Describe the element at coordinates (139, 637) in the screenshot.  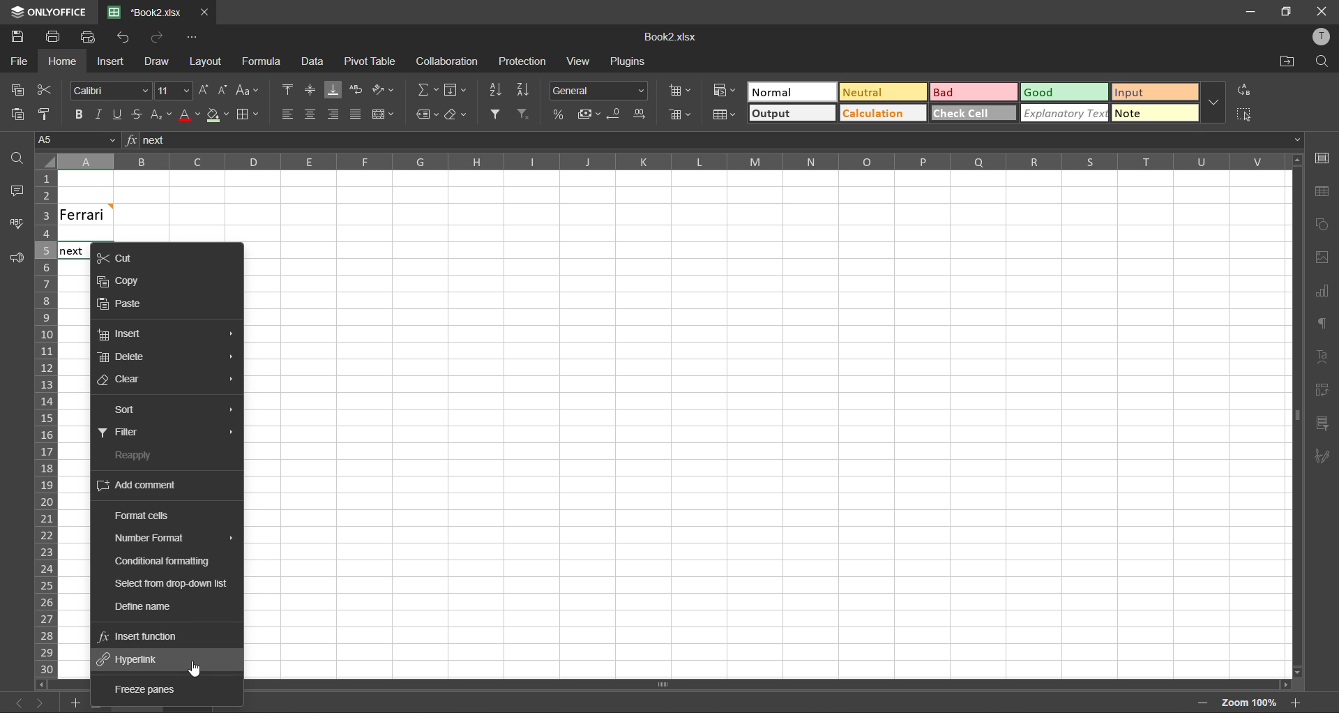
I see `insert function` at that location.